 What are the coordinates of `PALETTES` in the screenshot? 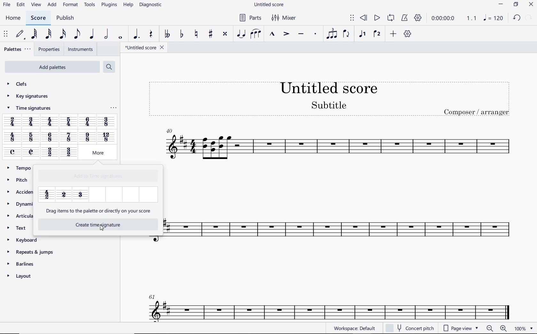 It's located at (18, 49).